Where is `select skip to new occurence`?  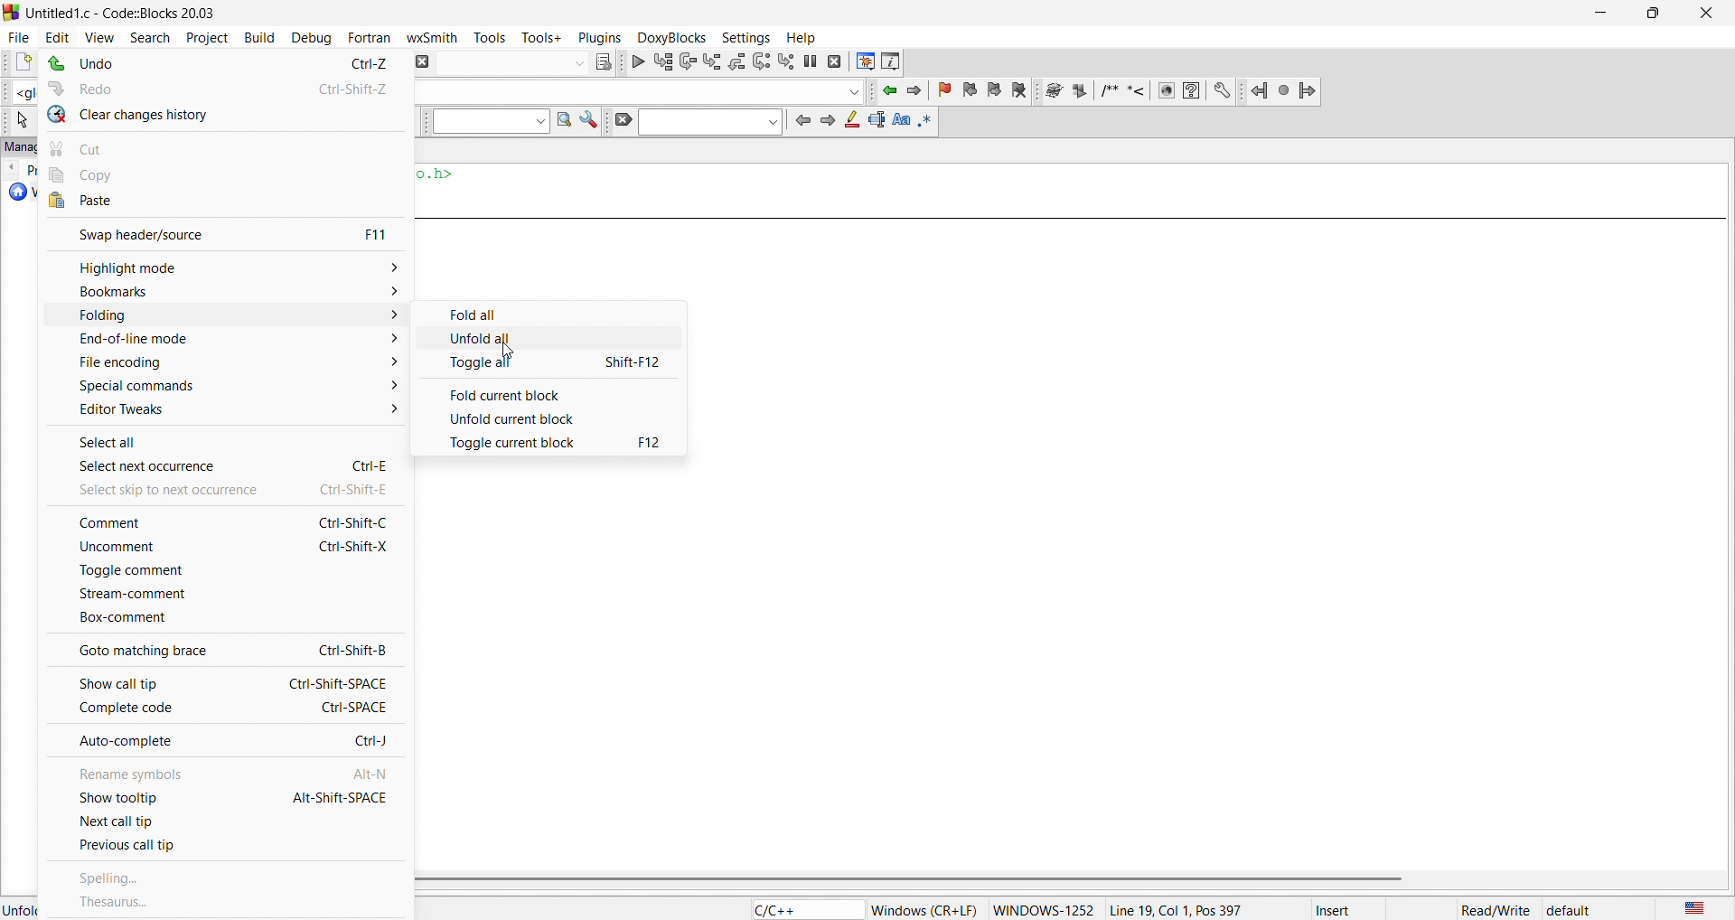 select skip to new occurence is located at coordinates (213, 489).